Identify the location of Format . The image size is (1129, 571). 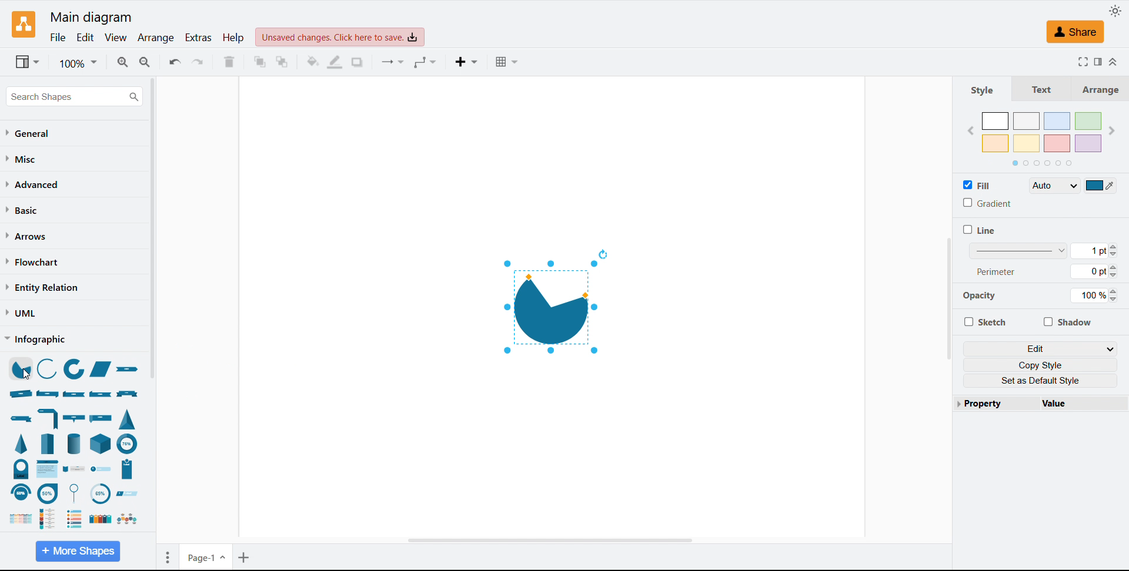
(1100, 62).